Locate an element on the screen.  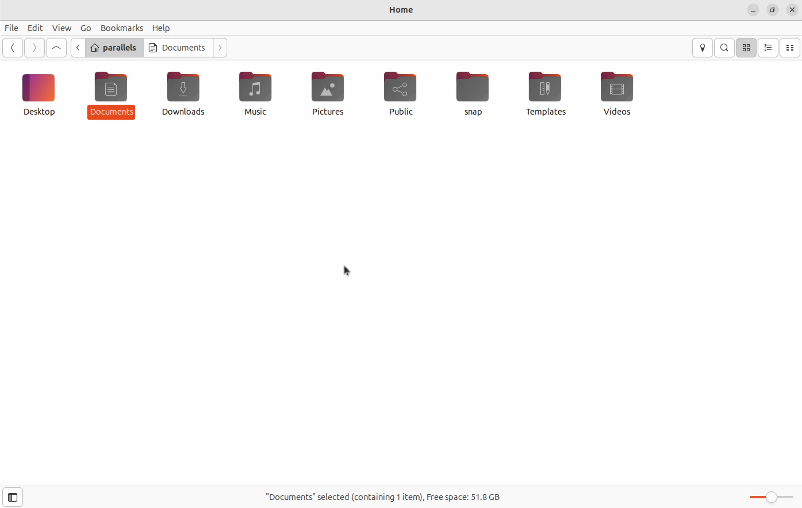
pictures is located at coordinates (329, 93).